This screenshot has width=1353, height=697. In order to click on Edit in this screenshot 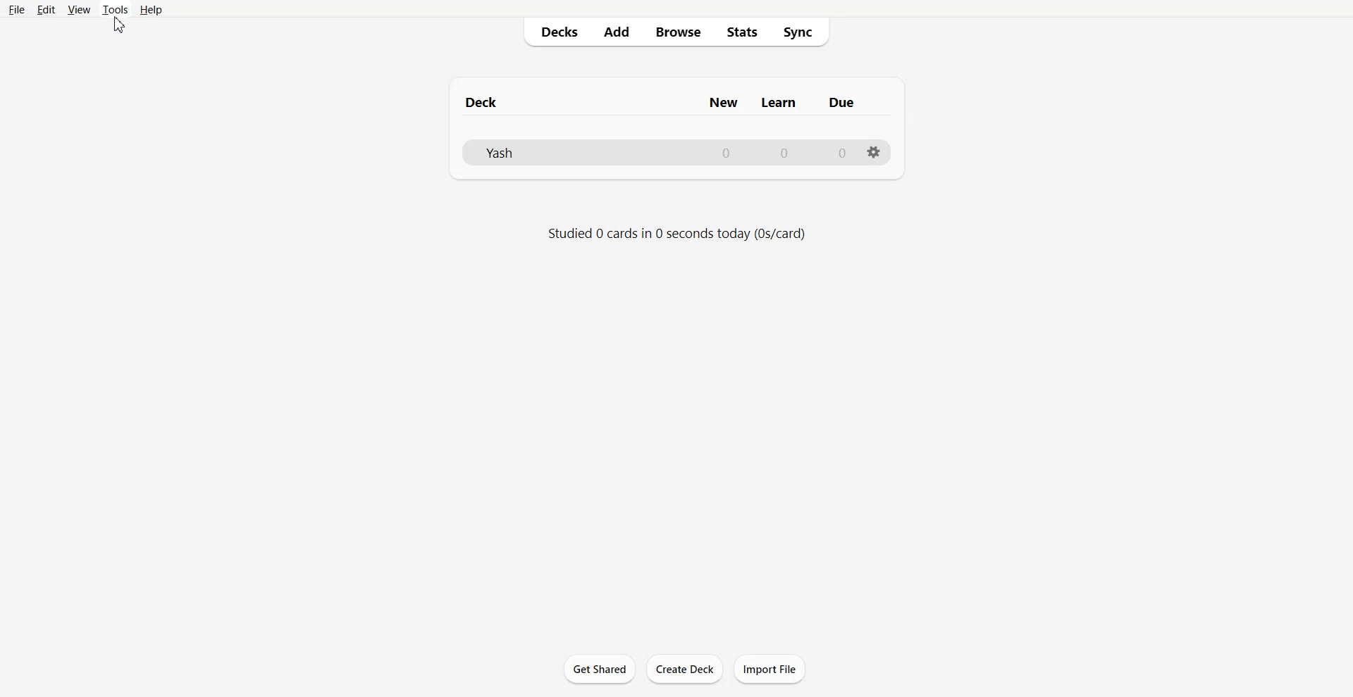, I will do `click(46, 10)`.